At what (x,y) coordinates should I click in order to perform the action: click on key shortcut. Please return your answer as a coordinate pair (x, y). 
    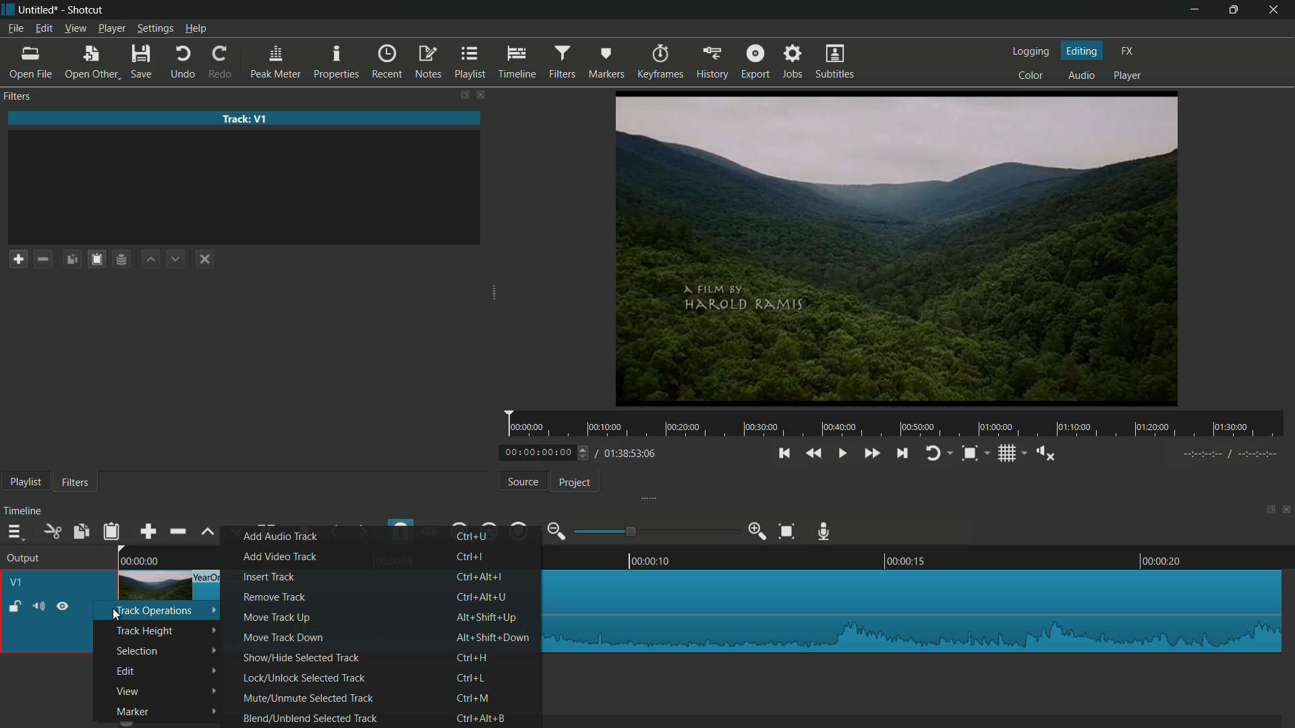
    Looking at the image, I should click on (473, 699).